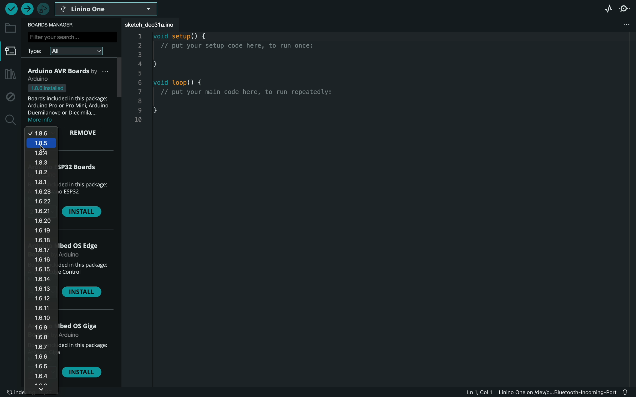  I want to click on search, so click(10, 120).